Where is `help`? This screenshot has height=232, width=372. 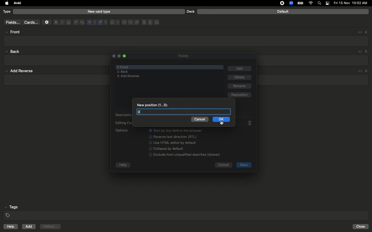 help is located at coordinates (10, 227).